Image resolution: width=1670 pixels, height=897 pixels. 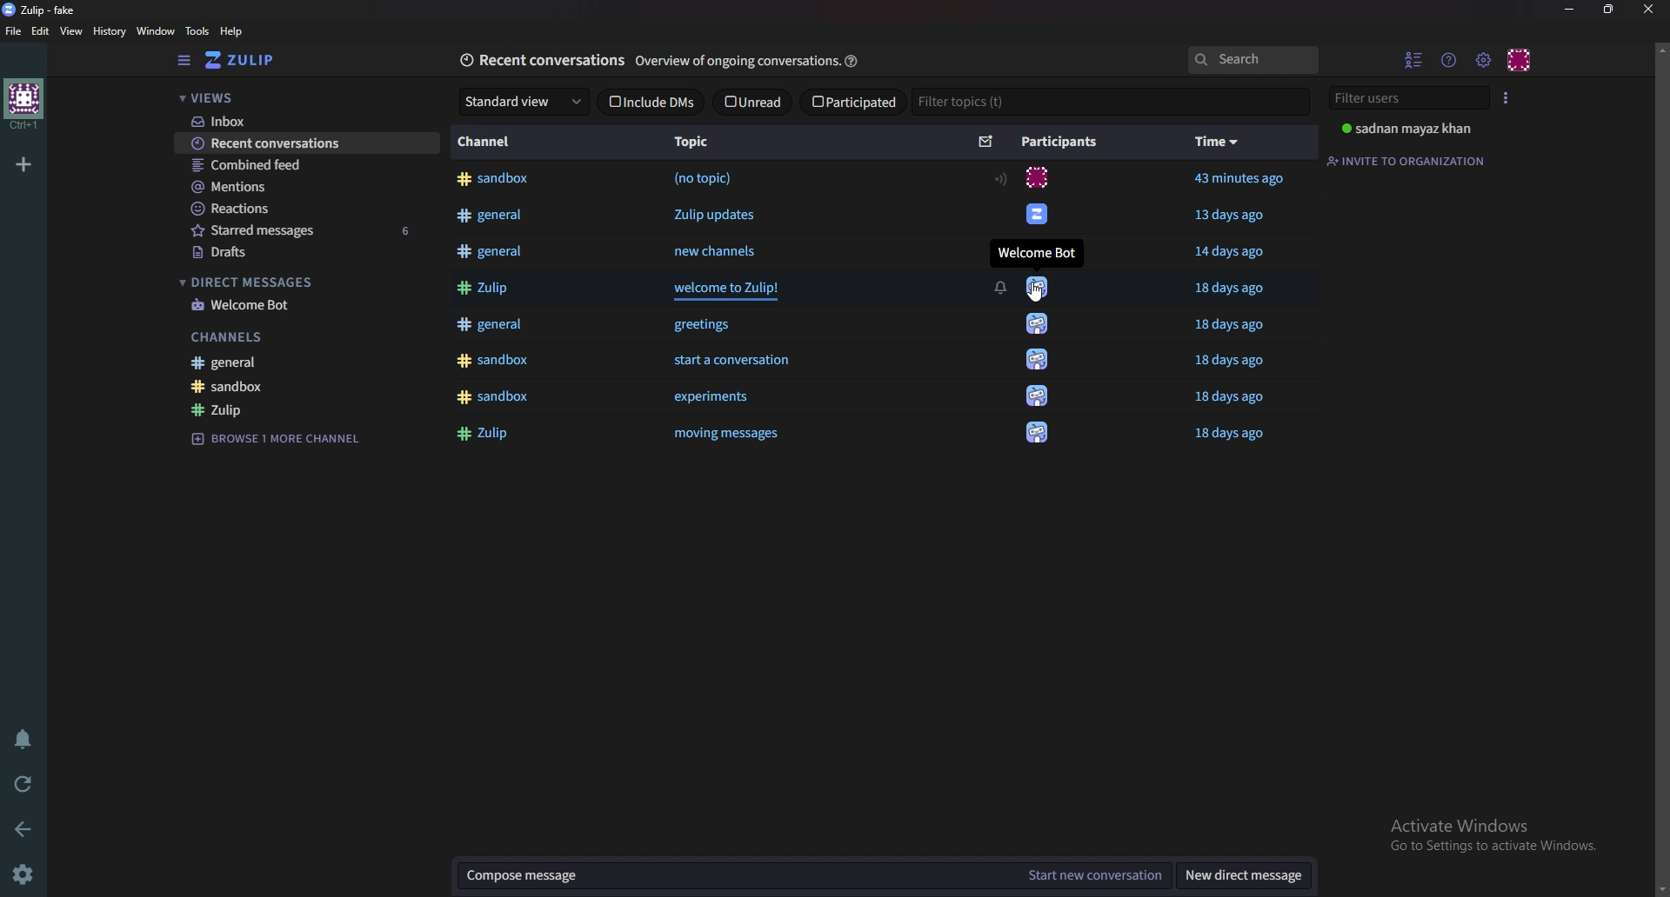 What do you see at coordinates (314, 207) in the screenshot?
I see `Reactions` at bounding box center [314, 207].